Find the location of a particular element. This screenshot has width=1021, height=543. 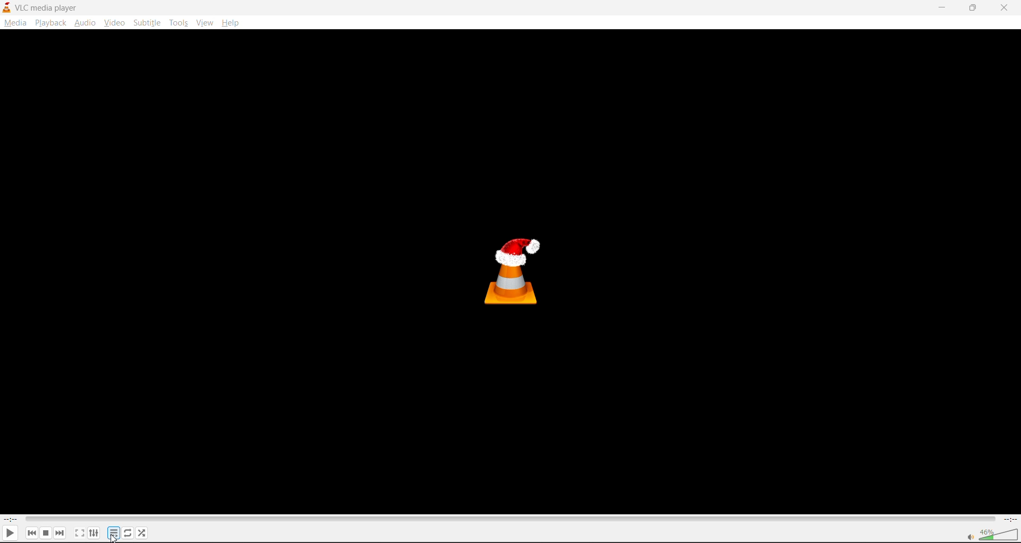

thumbnail is located at coordinates (520, 267).